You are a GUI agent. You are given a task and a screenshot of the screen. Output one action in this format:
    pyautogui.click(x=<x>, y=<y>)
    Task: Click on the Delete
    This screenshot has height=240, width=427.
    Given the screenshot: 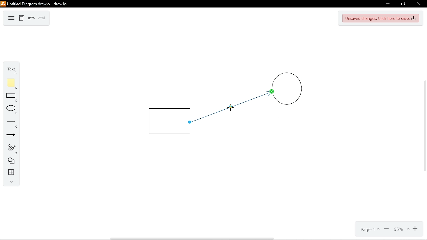 What is the action you would take?
    pyautogui.click(x=21, y=19)
    